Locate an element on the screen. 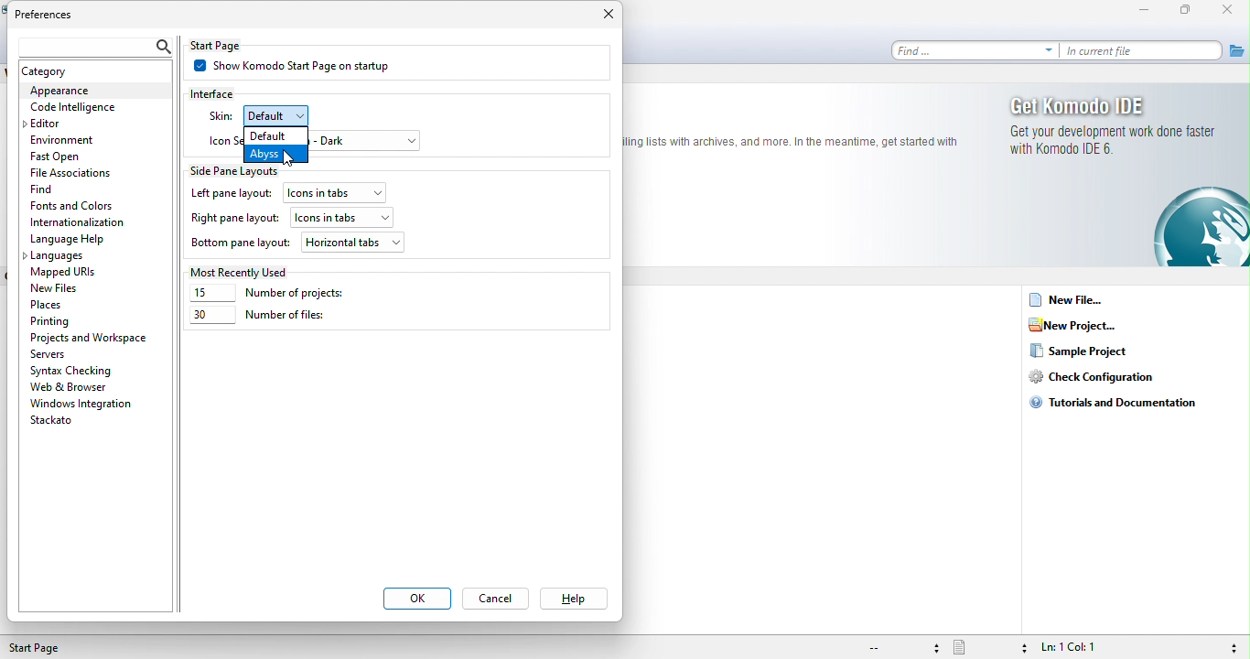  stackato is located at coordinates (57, 422).